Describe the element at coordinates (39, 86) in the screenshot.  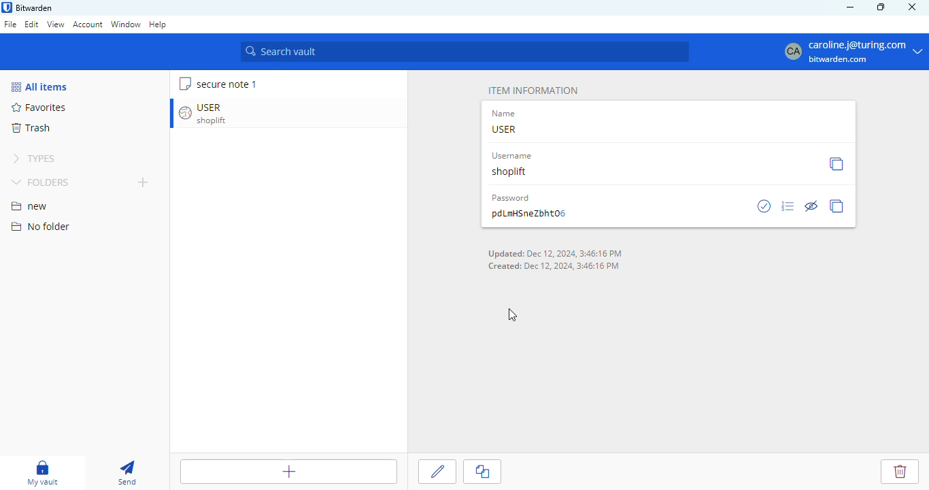
I see `all items` at that location.